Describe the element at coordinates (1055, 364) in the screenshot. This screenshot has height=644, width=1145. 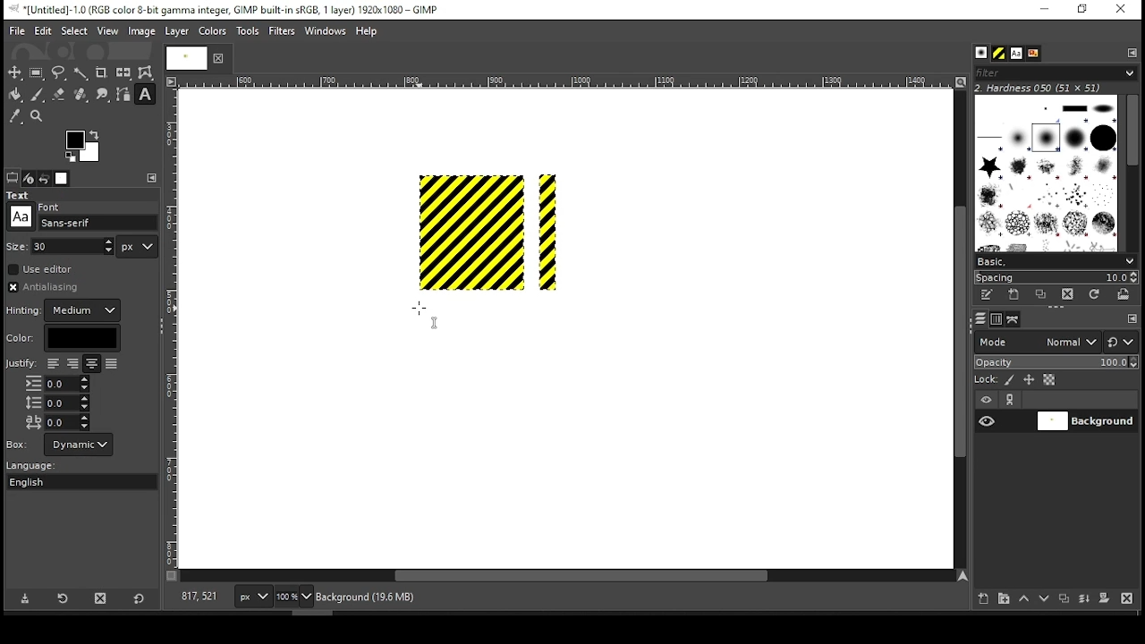
I see `opacity` at that location.